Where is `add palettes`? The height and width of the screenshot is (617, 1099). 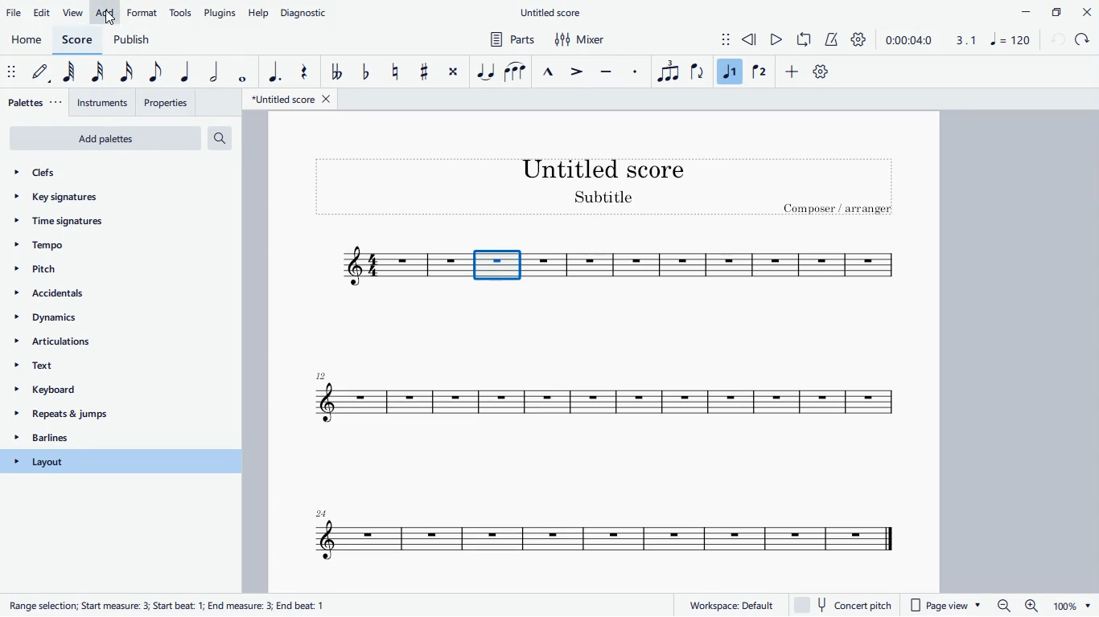
add palettes is located at coordinates (105, 140).